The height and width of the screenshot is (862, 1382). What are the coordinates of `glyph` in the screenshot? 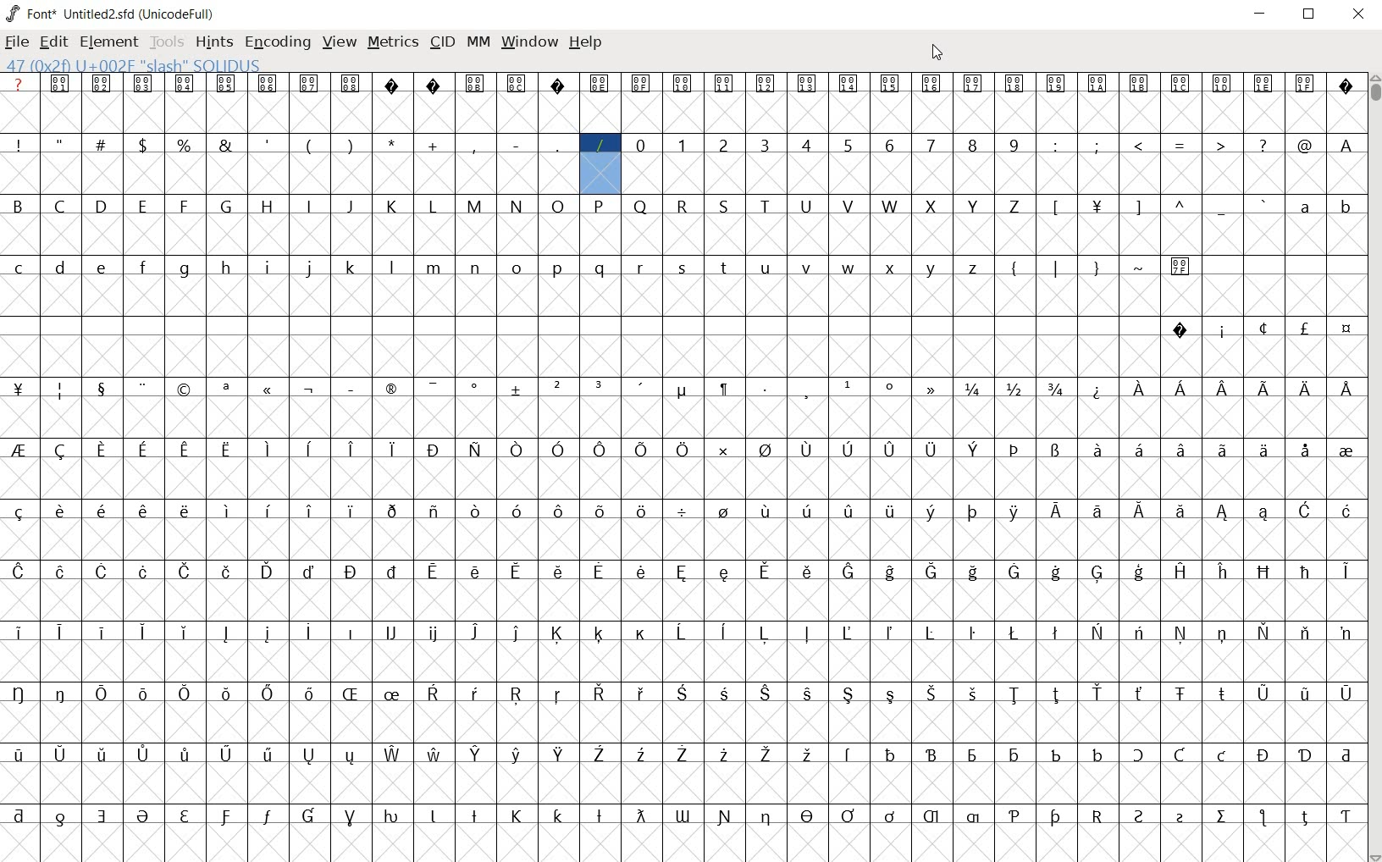 It's located at (475, 84).